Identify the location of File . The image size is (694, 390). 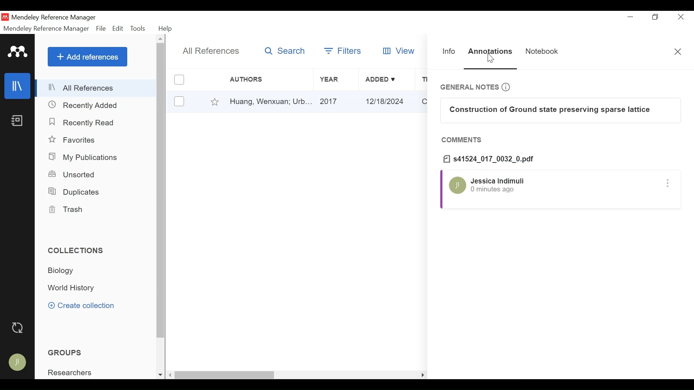
(100, 29).